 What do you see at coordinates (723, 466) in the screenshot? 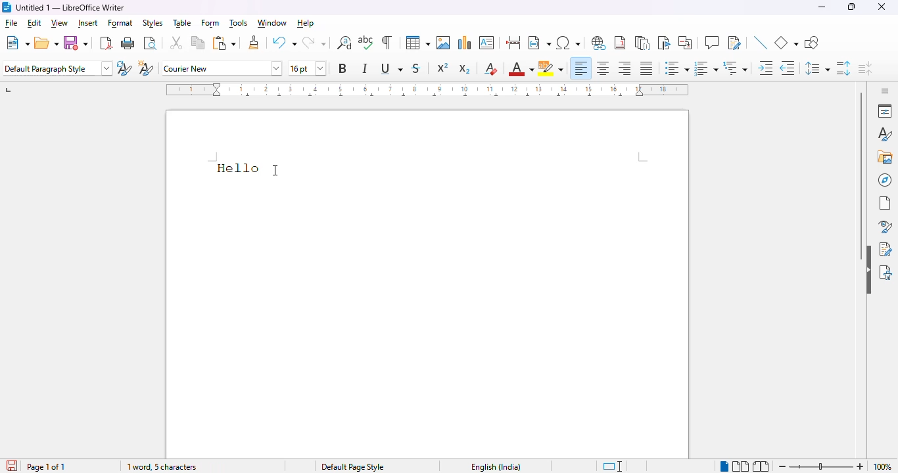
I see `single-page view` at bounding box center [723, 466].